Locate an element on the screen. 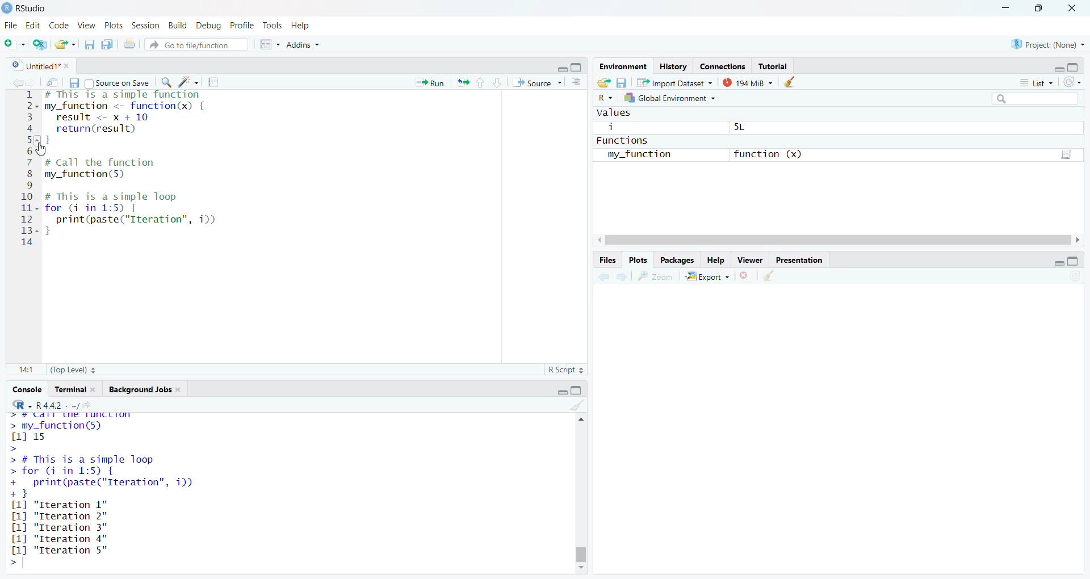 This screenshot has width=1090, height=579. minimize is located at coordinates (560, 390).